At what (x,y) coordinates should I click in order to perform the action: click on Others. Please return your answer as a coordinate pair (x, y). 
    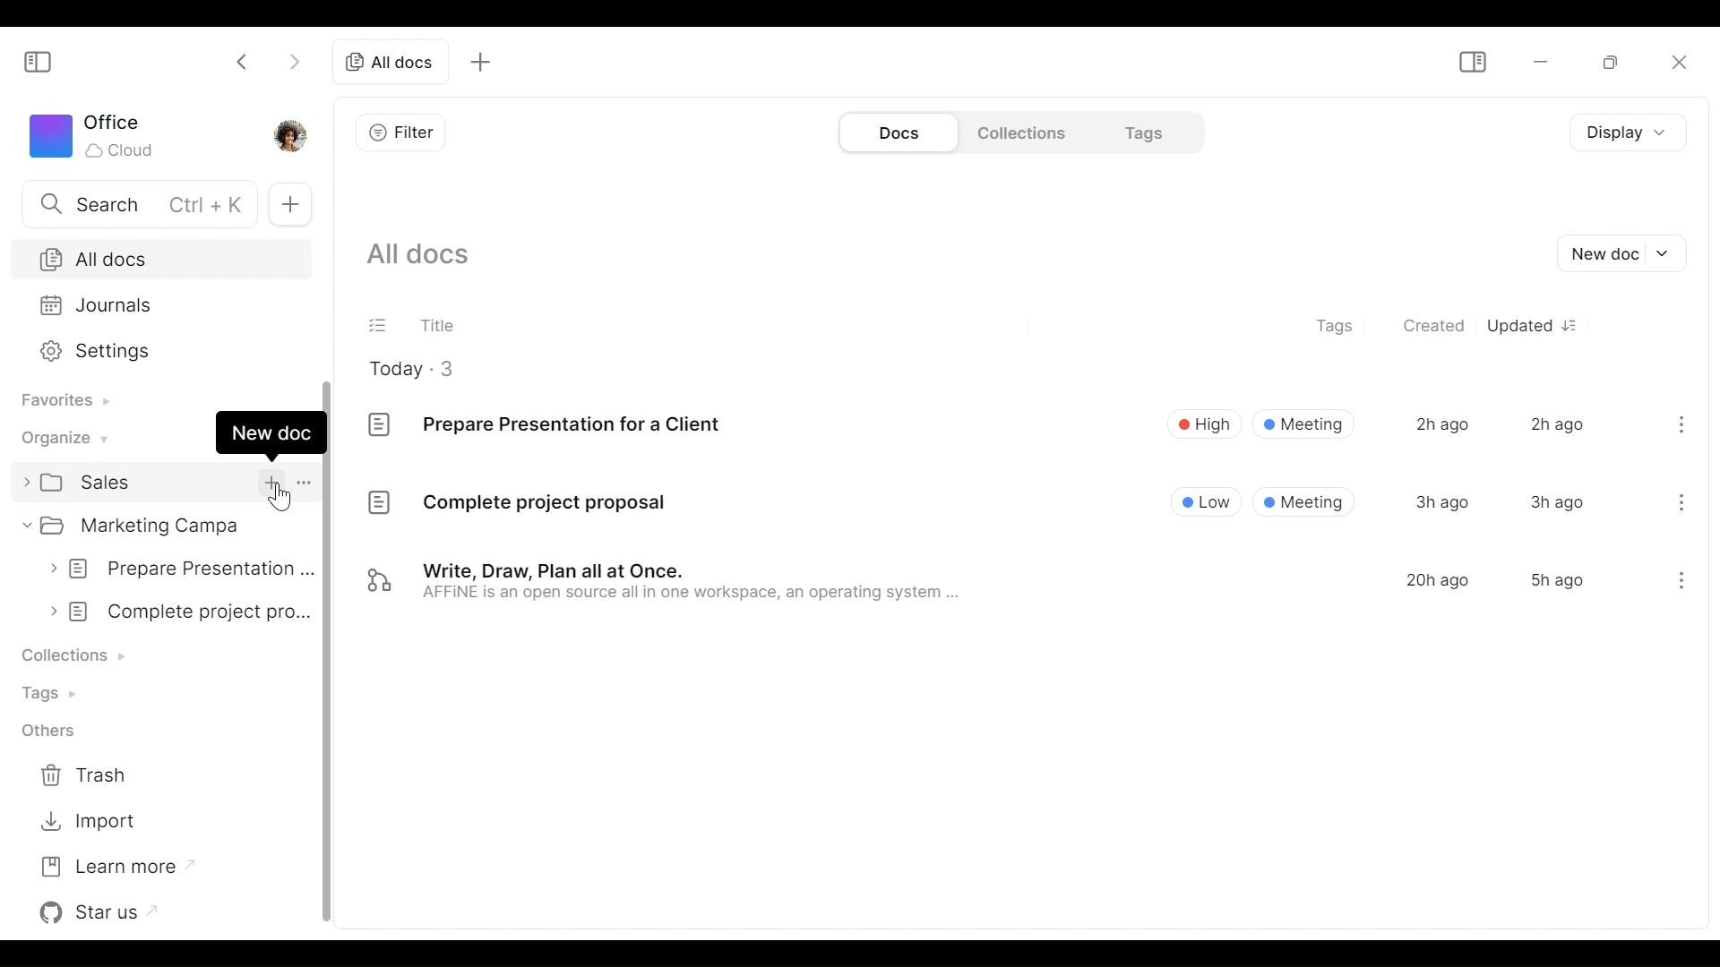
    Looking at the image, I should click on (55, 731).